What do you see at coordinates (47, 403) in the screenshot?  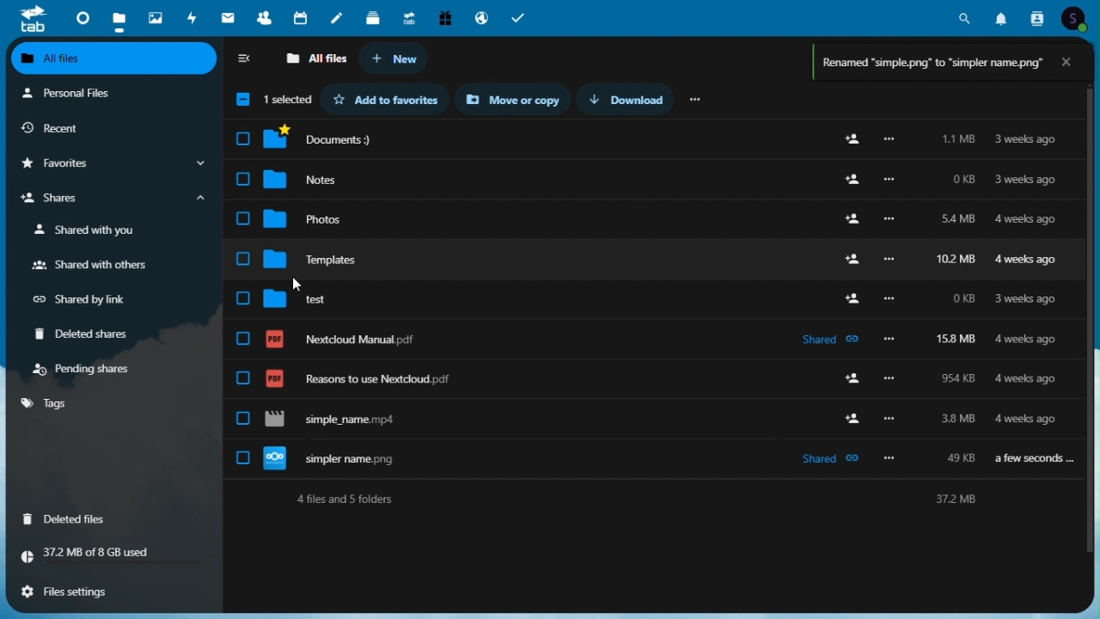 I see `tags` at bounding box center [47, 403].